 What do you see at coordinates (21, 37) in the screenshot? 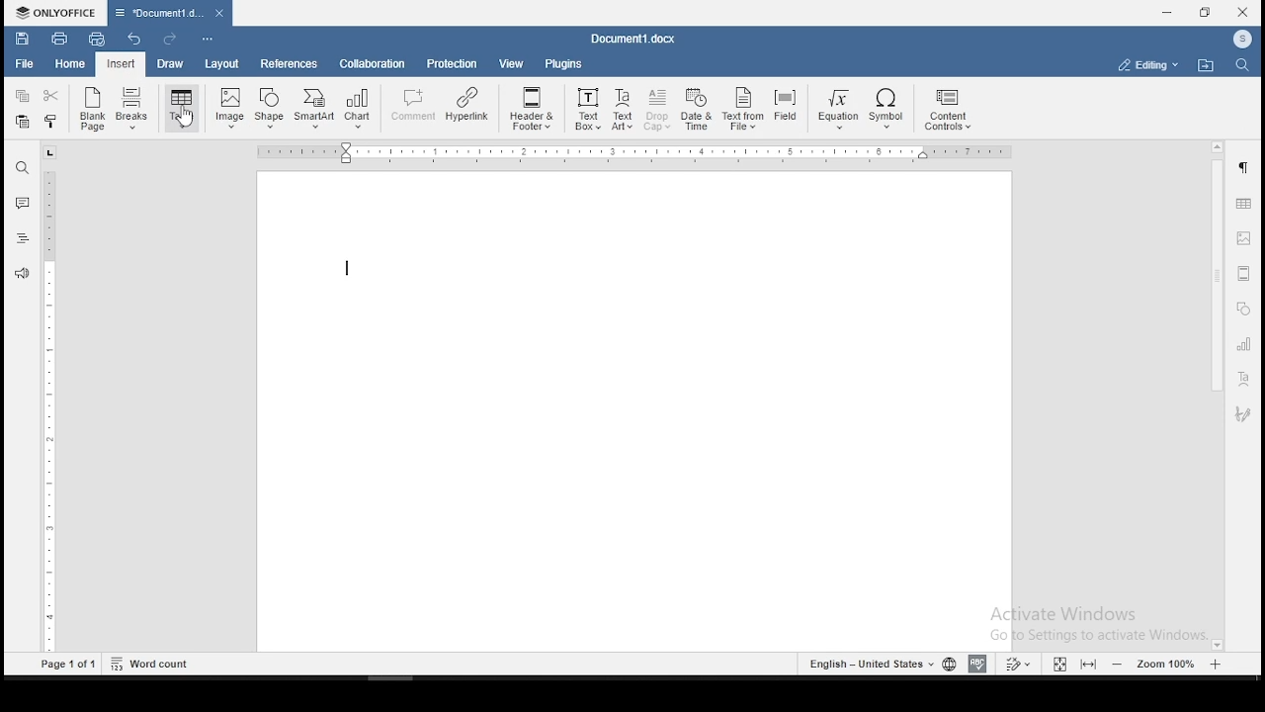
I see `save` at bounding box center [21, 37].